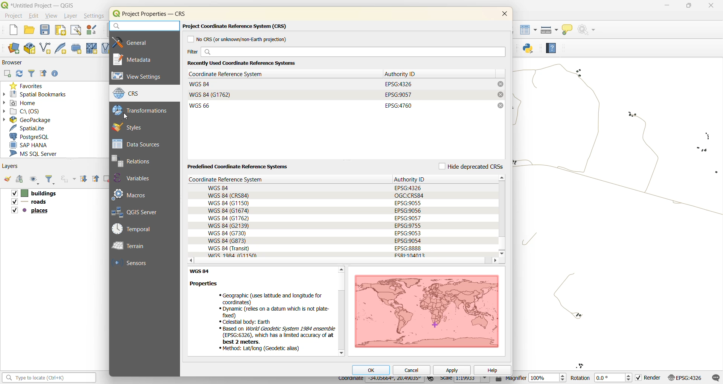 This screenshot has width=723, height=384. What do you see at coordinates (408, 187) in the screenshot?
I see `ESPG:4326` at bounding box center [408, 187].